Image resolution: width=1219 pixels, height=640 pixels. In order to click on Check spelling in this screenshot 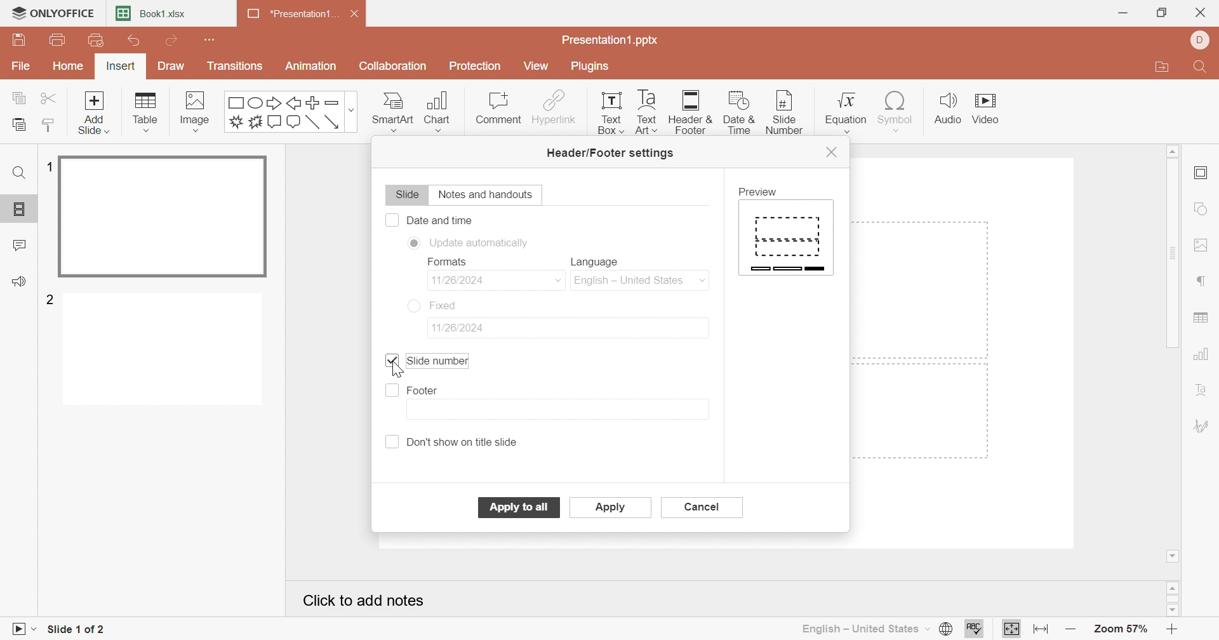, I will do `click(974, 630)`.